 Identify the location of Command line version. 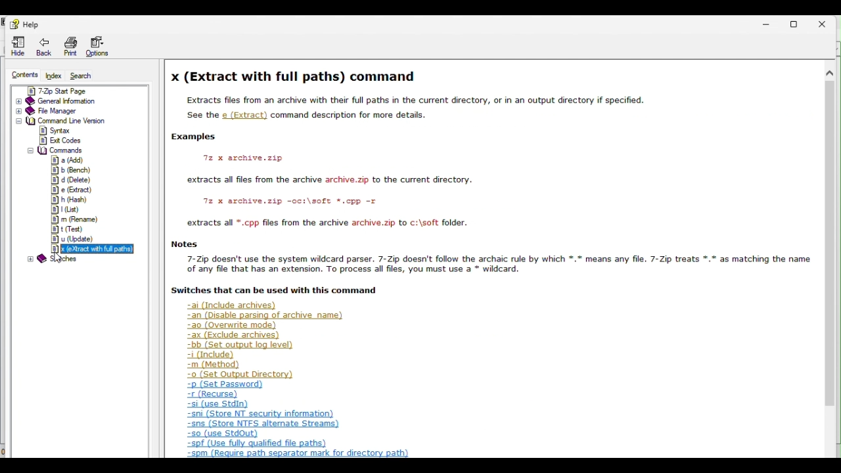
(70, 122).